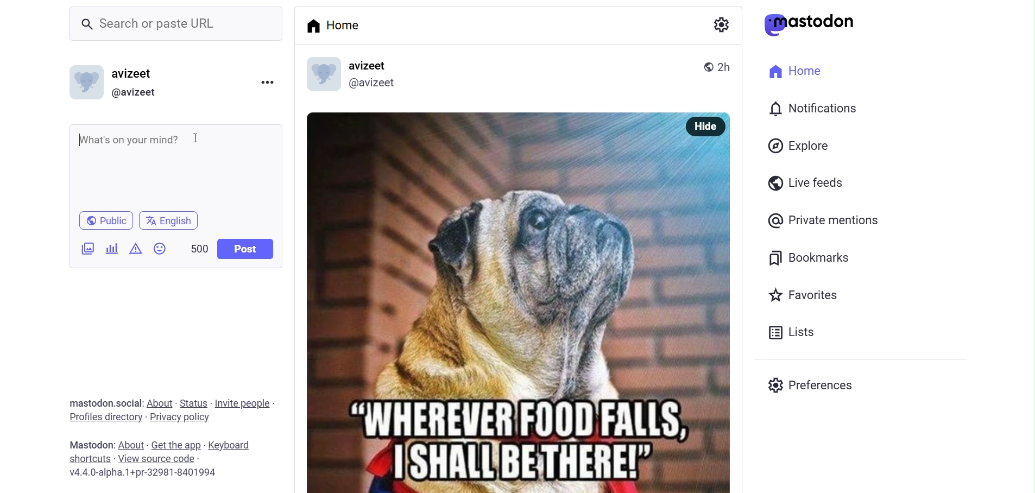 The image size is (1035, 493). What do you see at coordinates (711, 127) in the screenshot?
I see `Hide ` at bounding box center [711, 127].